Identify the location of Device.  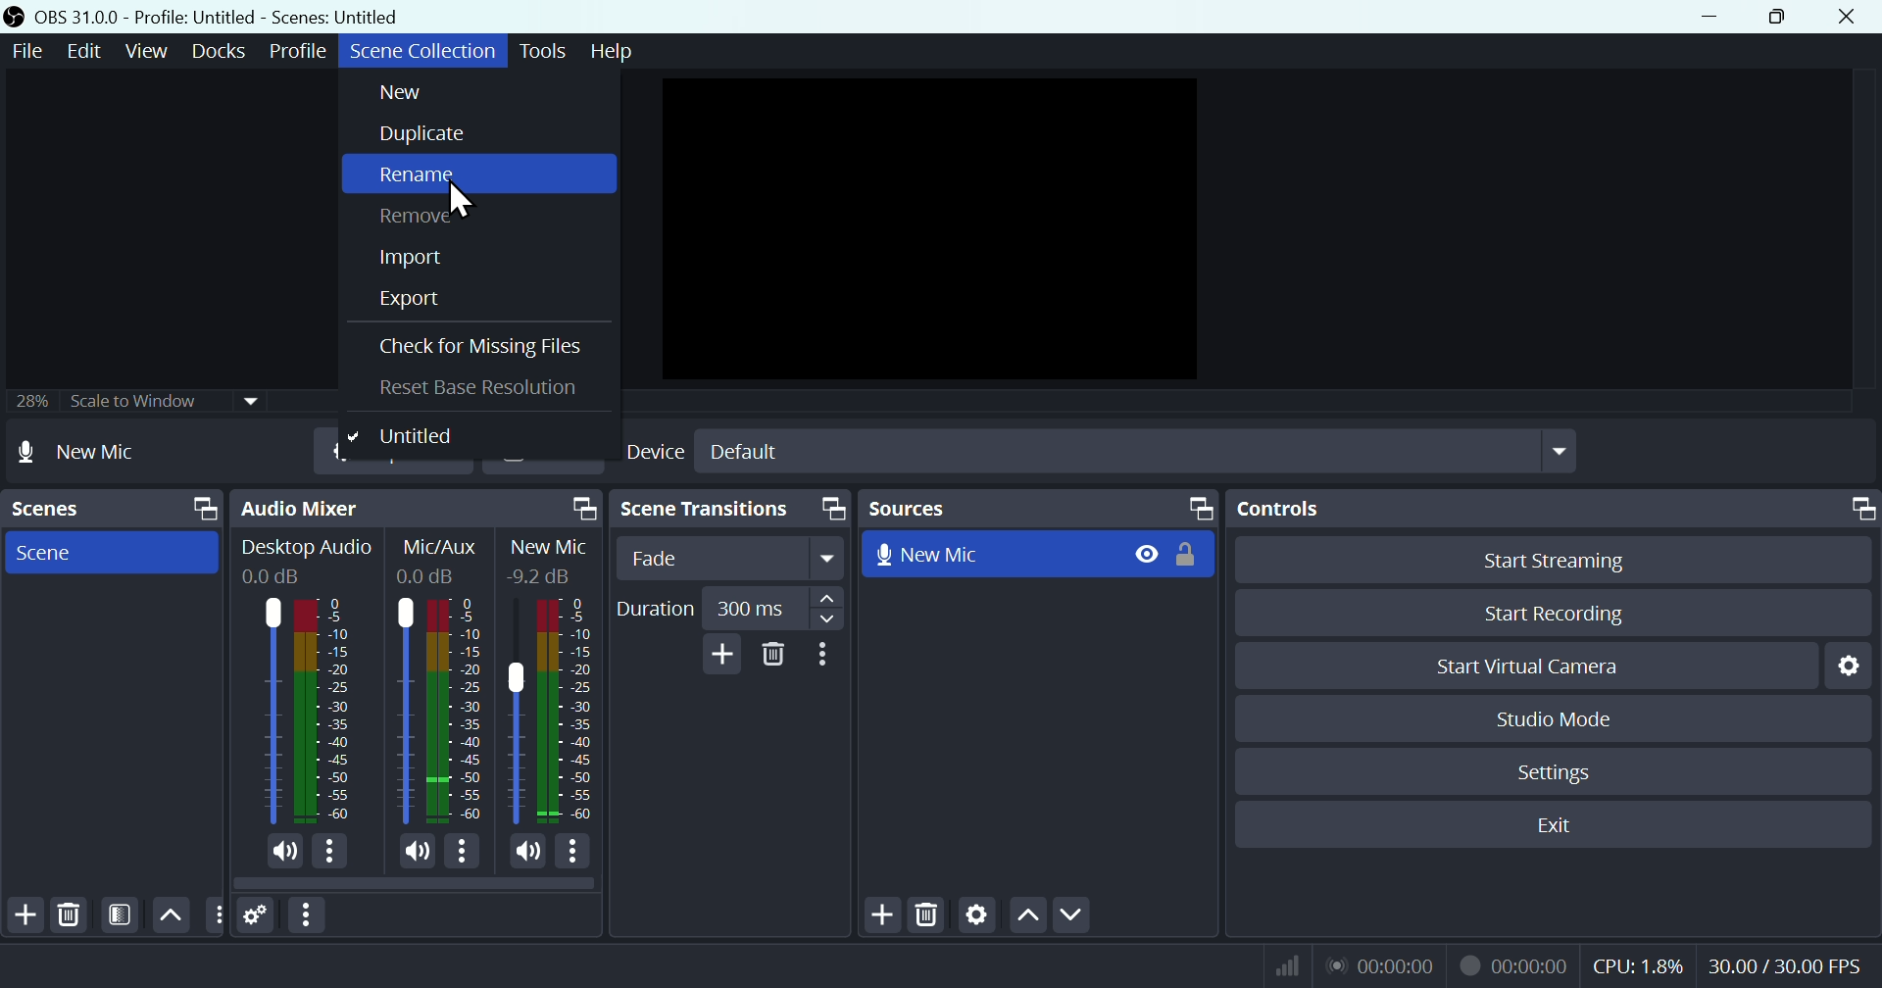
(656, 455).